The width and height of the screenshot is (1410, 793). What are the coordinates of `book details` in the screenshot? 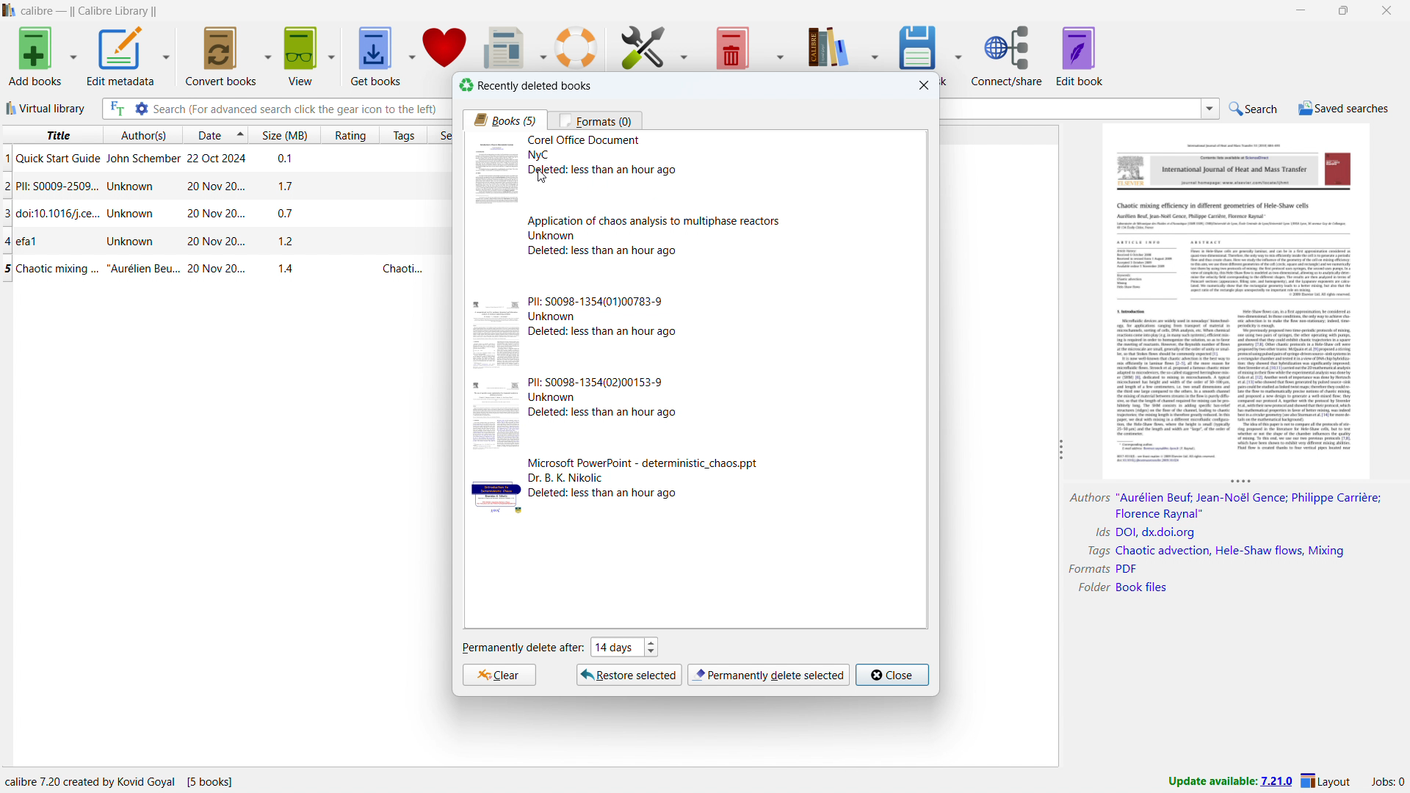 It's located at (1223, 544).